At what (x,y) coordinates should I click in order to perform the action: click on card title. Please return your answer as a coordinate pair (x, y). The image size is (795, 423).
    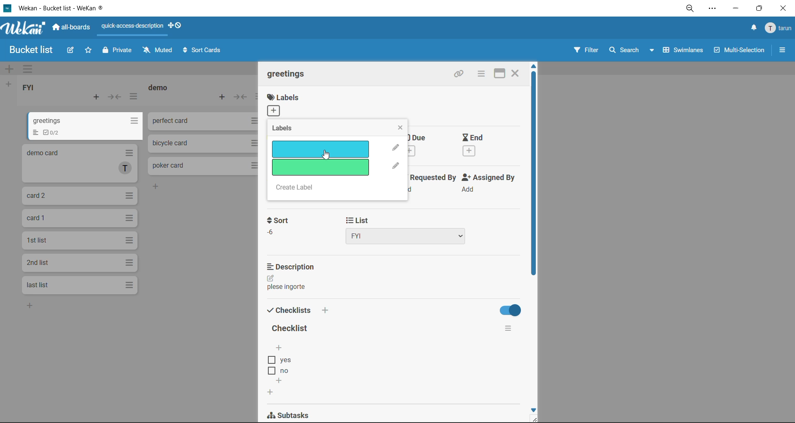
    Looking at the image, I should click on (287, 73).